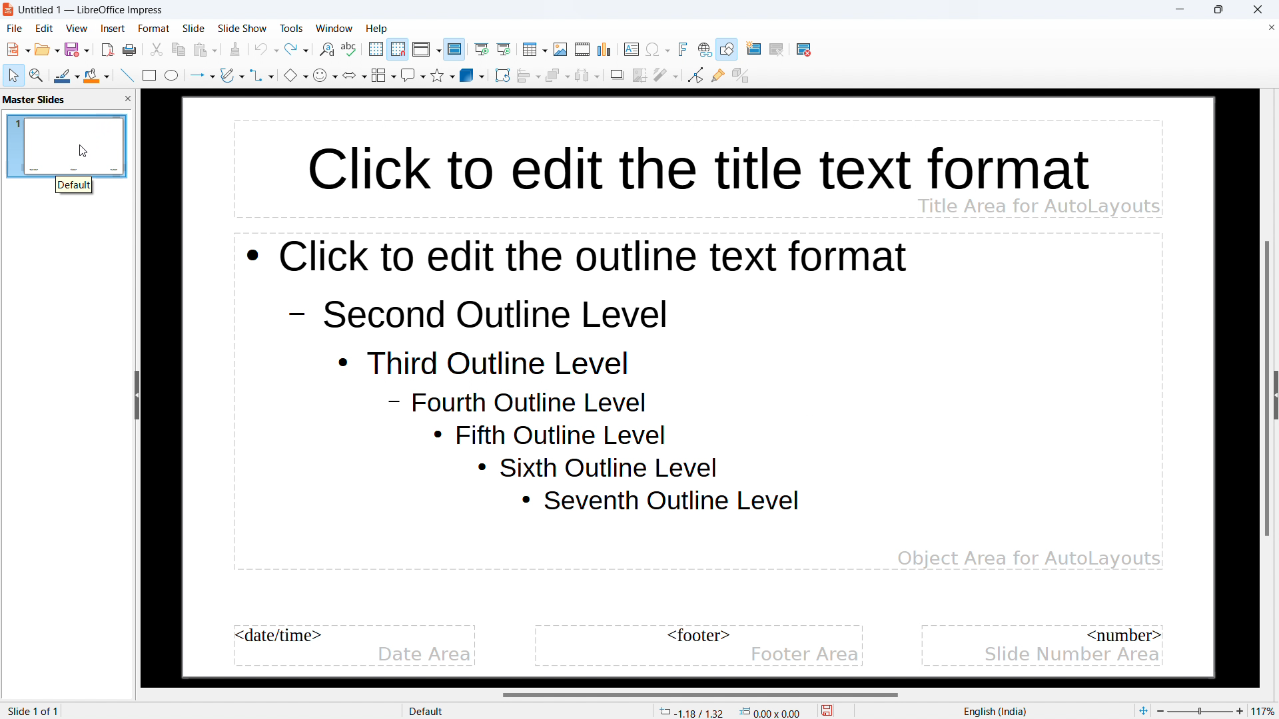 The width and height of the screenshot is (1279, 719). What do you see at coordinates (281, 636) in the screenshot?
I see `<date/time>` at bounding box center [281, 636].